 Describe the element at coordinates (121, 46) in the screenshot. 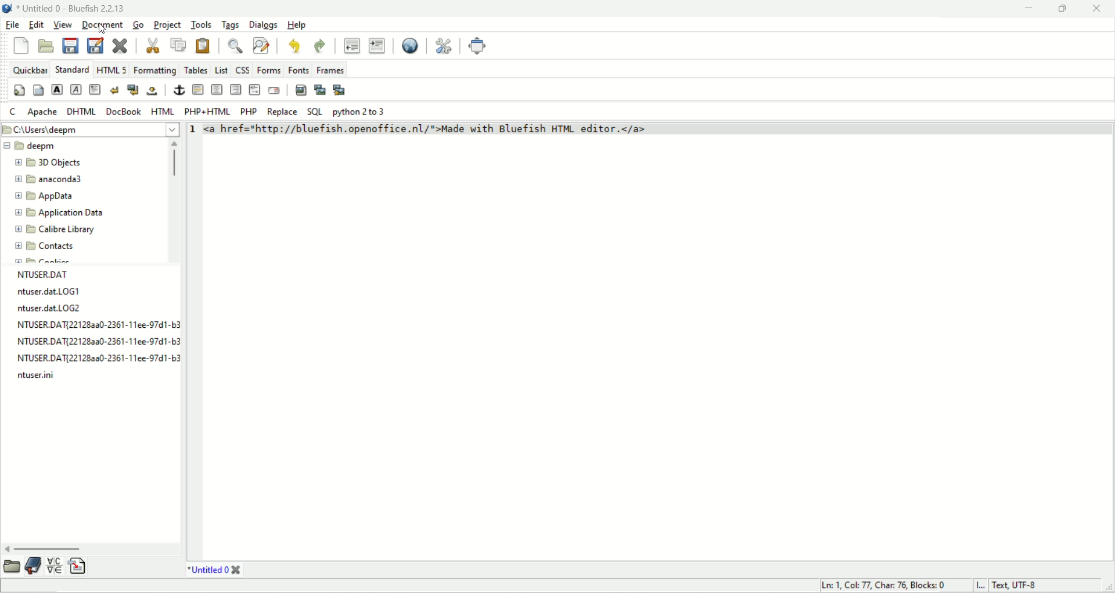

I see `close current file` at that location.